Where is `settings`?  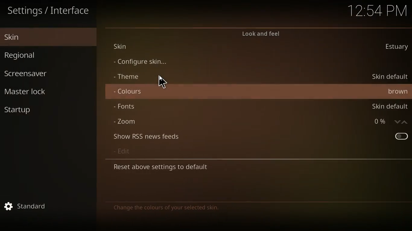 settings is located at coordinates (50, 11).